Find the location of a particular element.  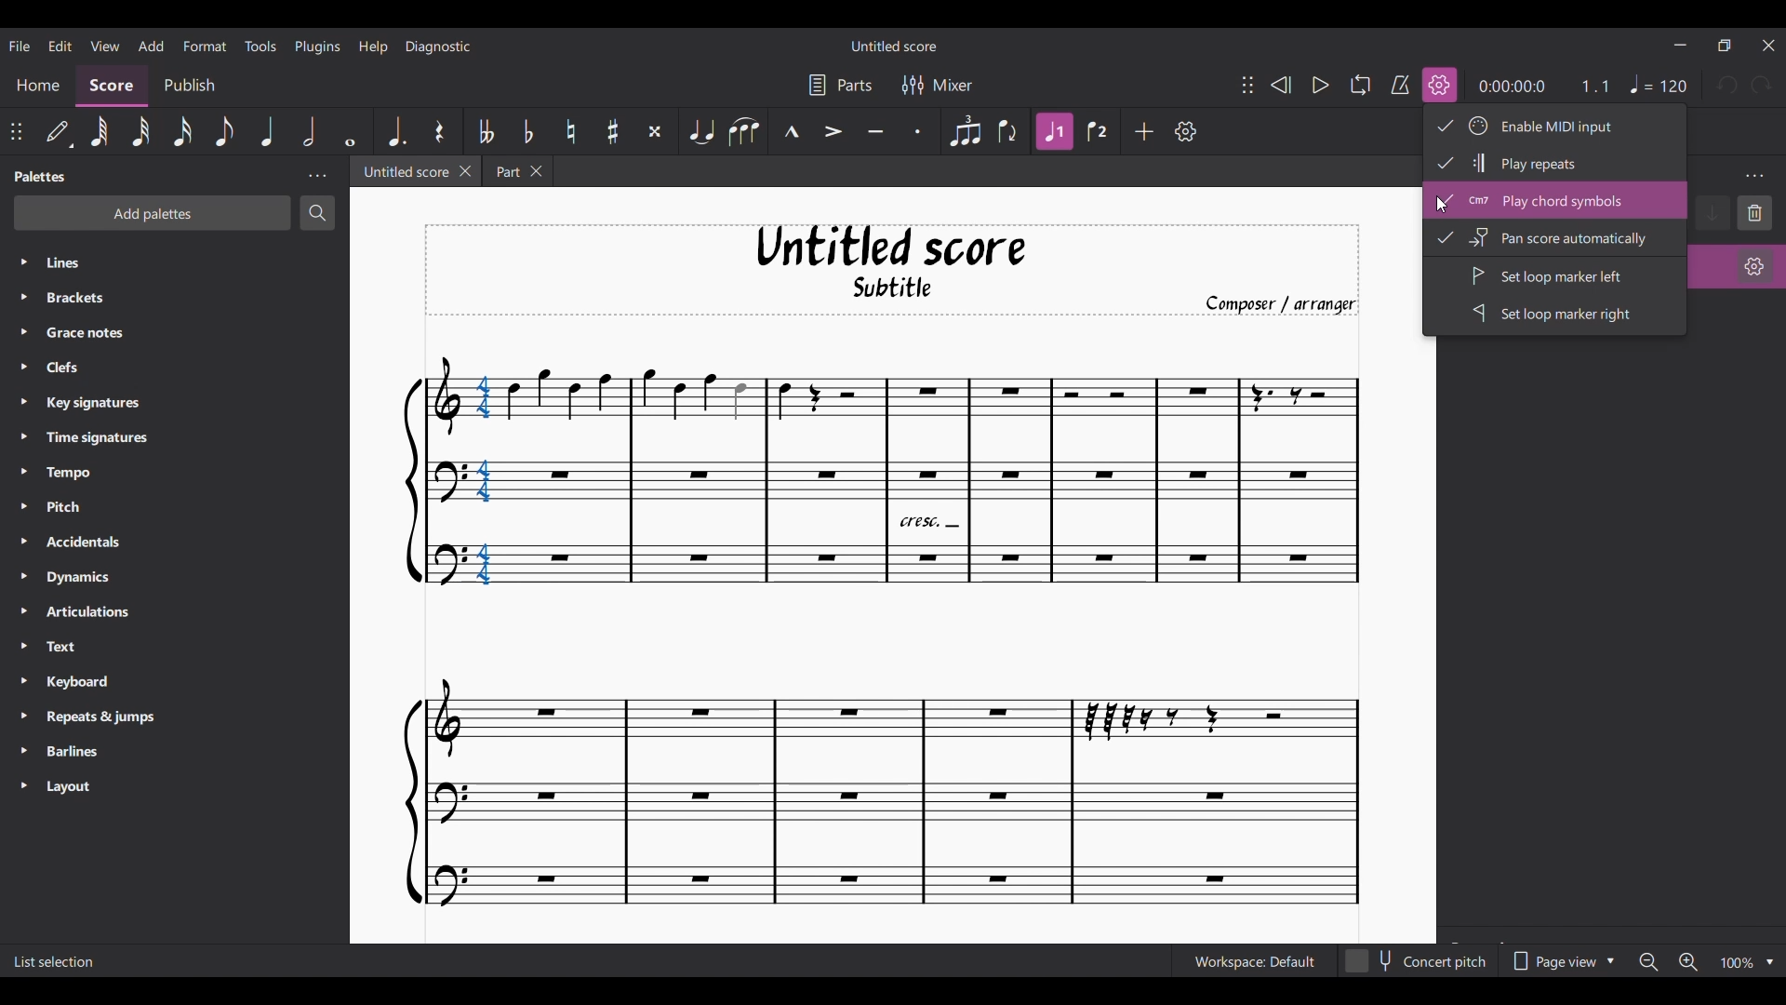

Toggle natural is located at coordinates (571, 131).